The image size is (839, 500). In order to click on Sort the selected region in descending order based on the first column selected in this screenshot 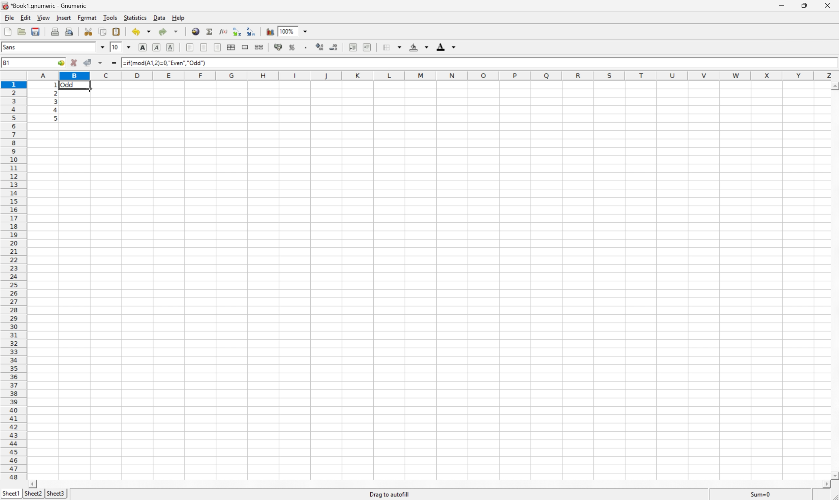, I will do `click(250, 31)`.